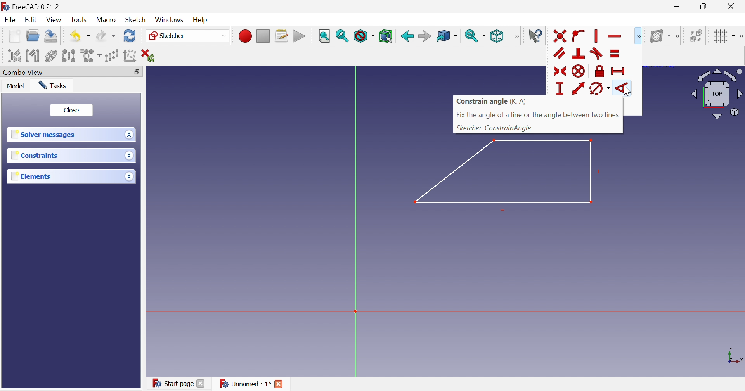 The width and height of the screenshot is (745, 391). Describe the element at coordinates (71, 109) in the screenshot. I see `Close` at that location.